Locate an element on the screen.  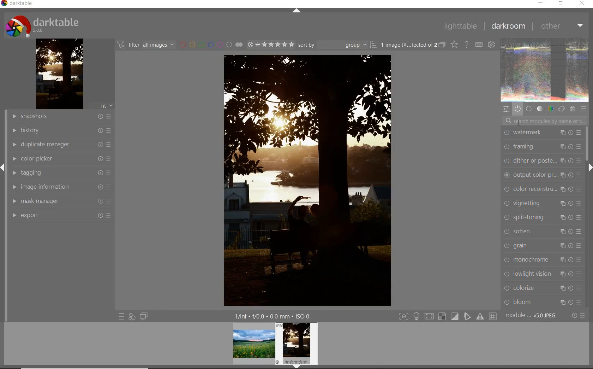
enable for online help is located at coordinates (468, 45).